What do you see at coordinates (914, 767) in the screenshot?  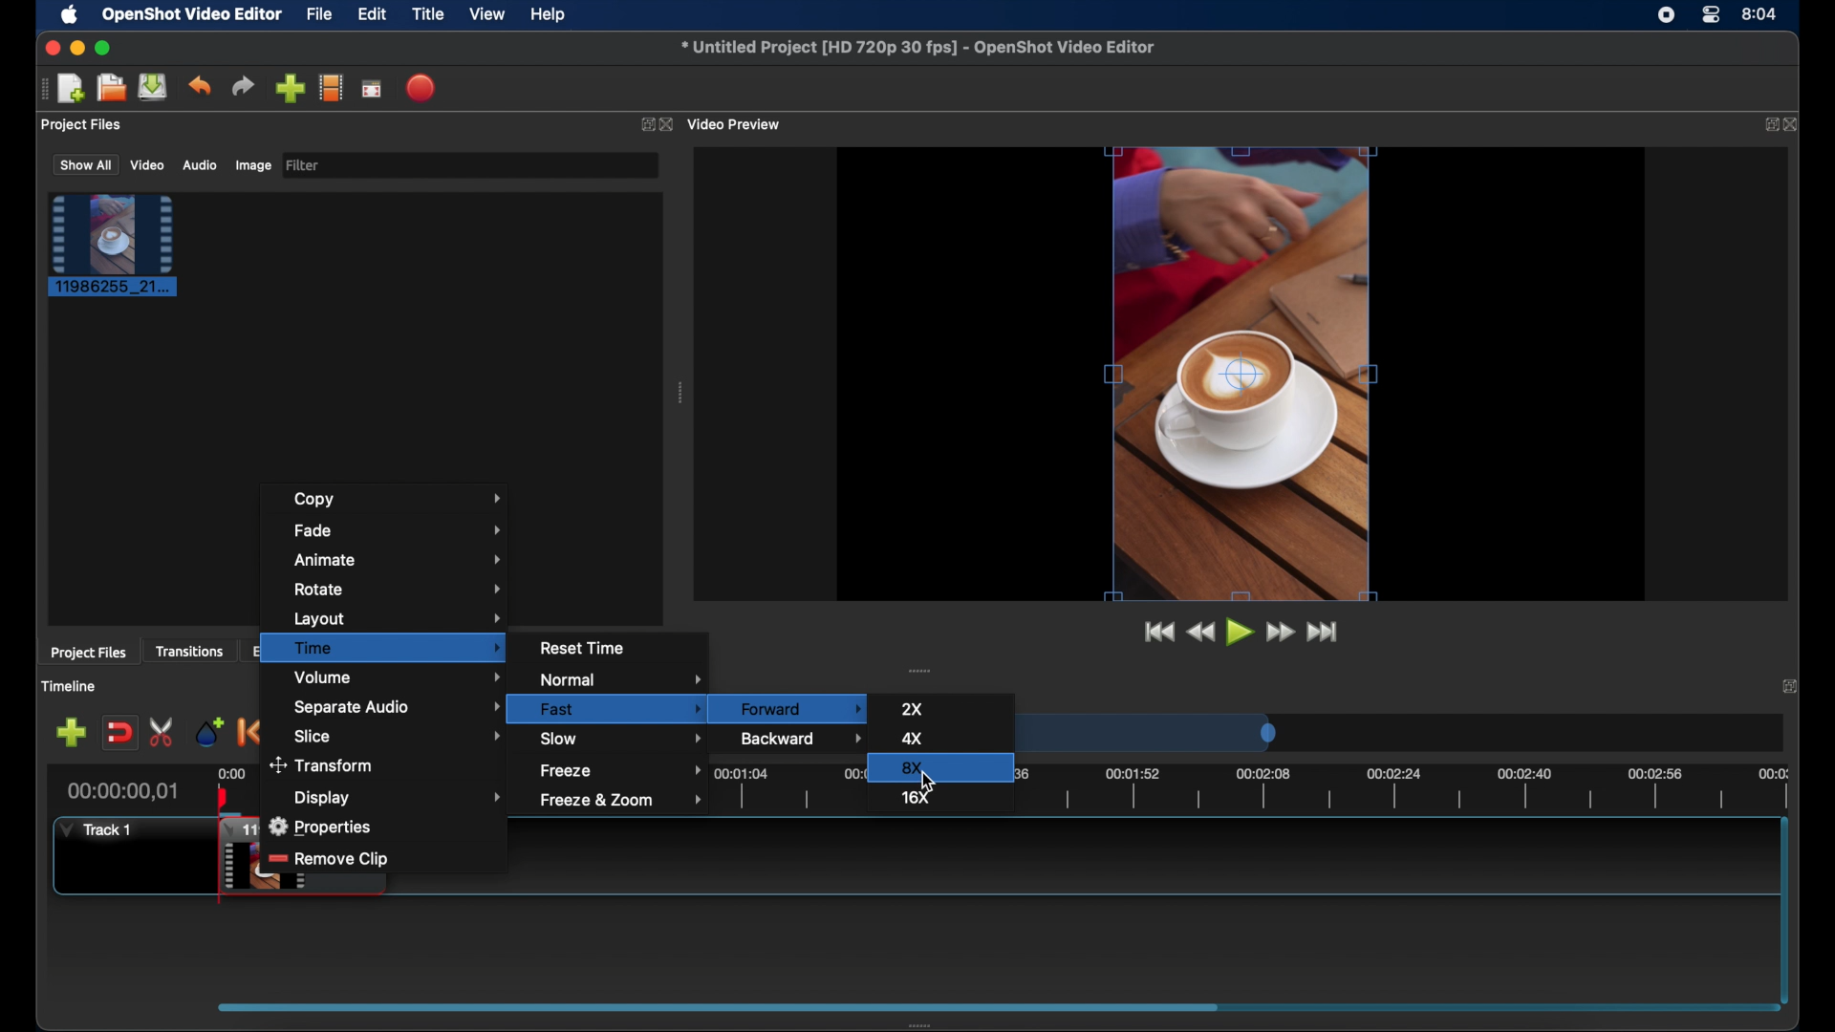 I see `8x` at bounding box center [914, 767].